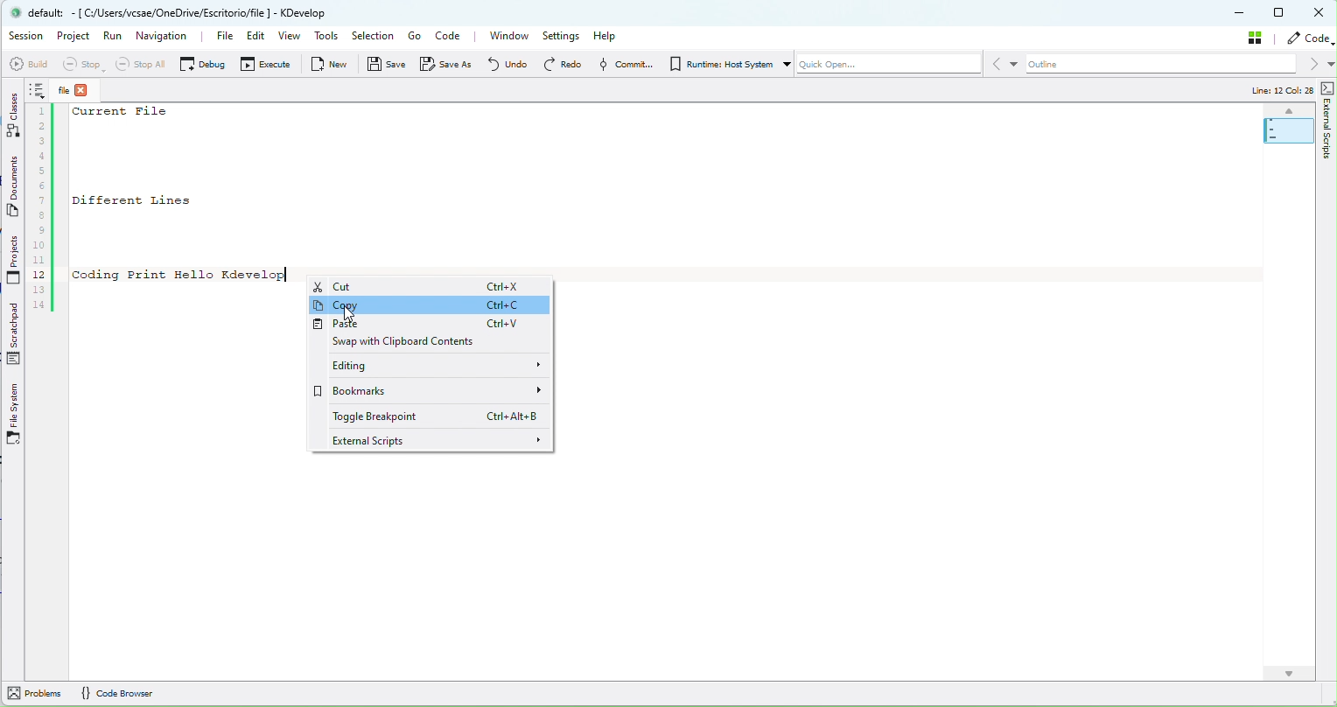  Describe the element at coordinates (183, 12) in the screenshot. I see `default: - [ C:/Users/vcsae/OneDrive/Escritorio/file] - KDevelop (Application details)` at that location.